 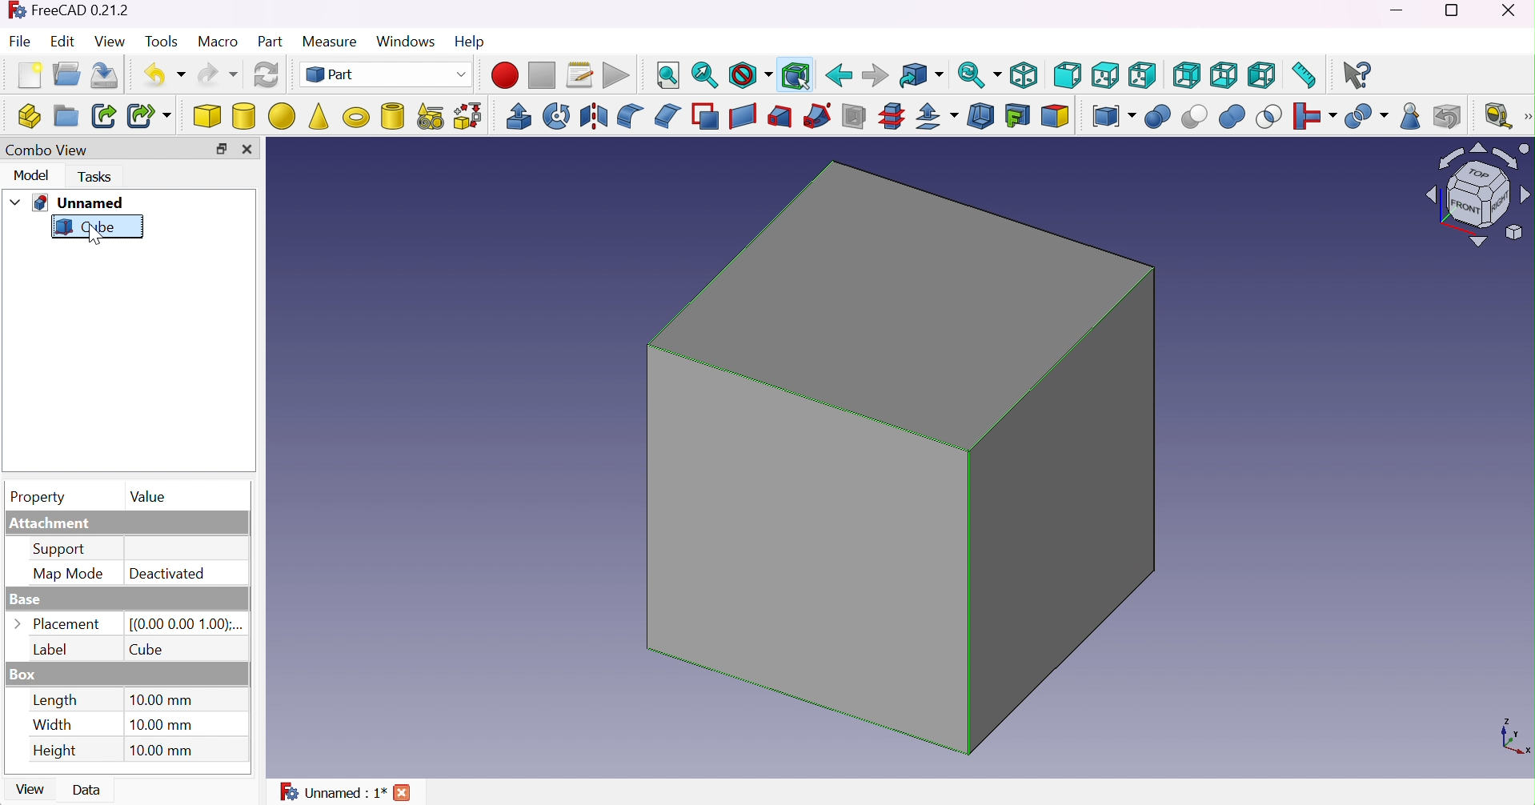 What do you see at coordinates (110, 40) in the screenshot?
I see `View` at bounding box center [110, 40].